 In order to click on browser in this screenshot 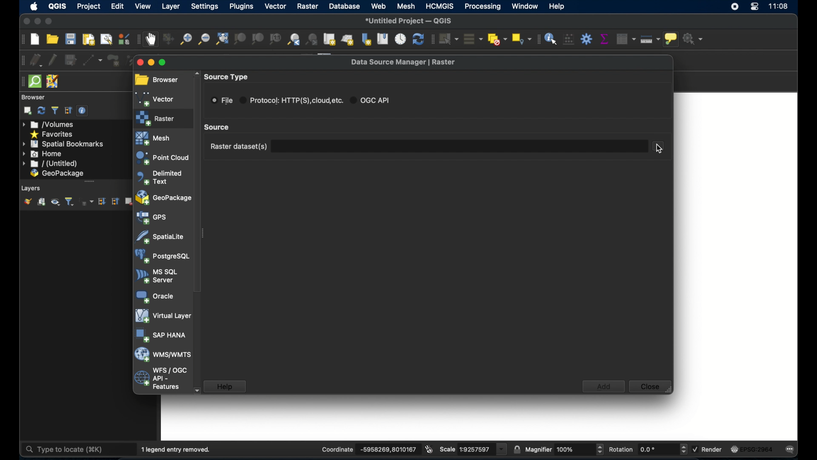, I will do `click(33, 97)`.